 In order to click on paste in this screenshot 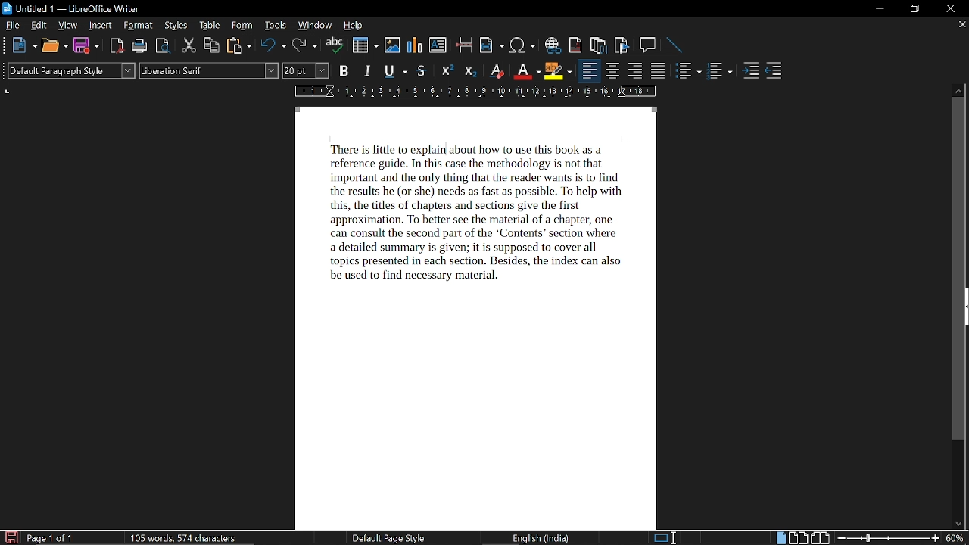, I will do `click(238, 47)`.